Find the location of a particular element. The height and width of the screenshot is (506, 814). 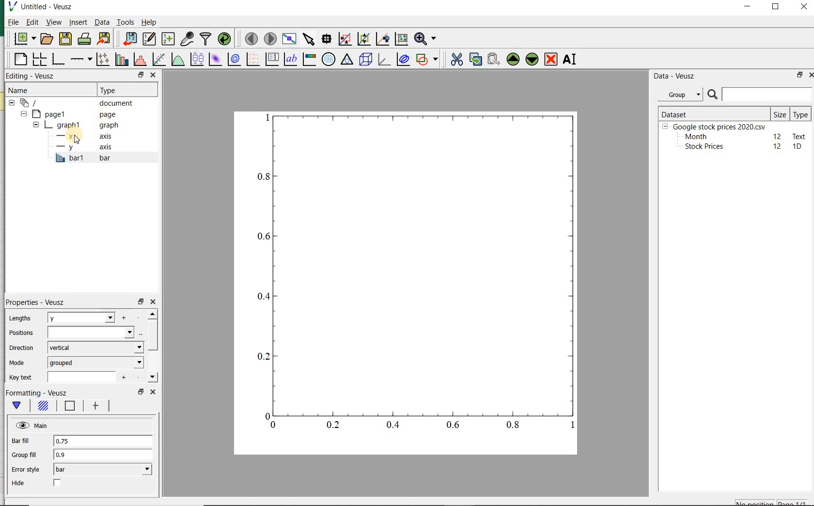

vertical is located at coordinates (96, 347).